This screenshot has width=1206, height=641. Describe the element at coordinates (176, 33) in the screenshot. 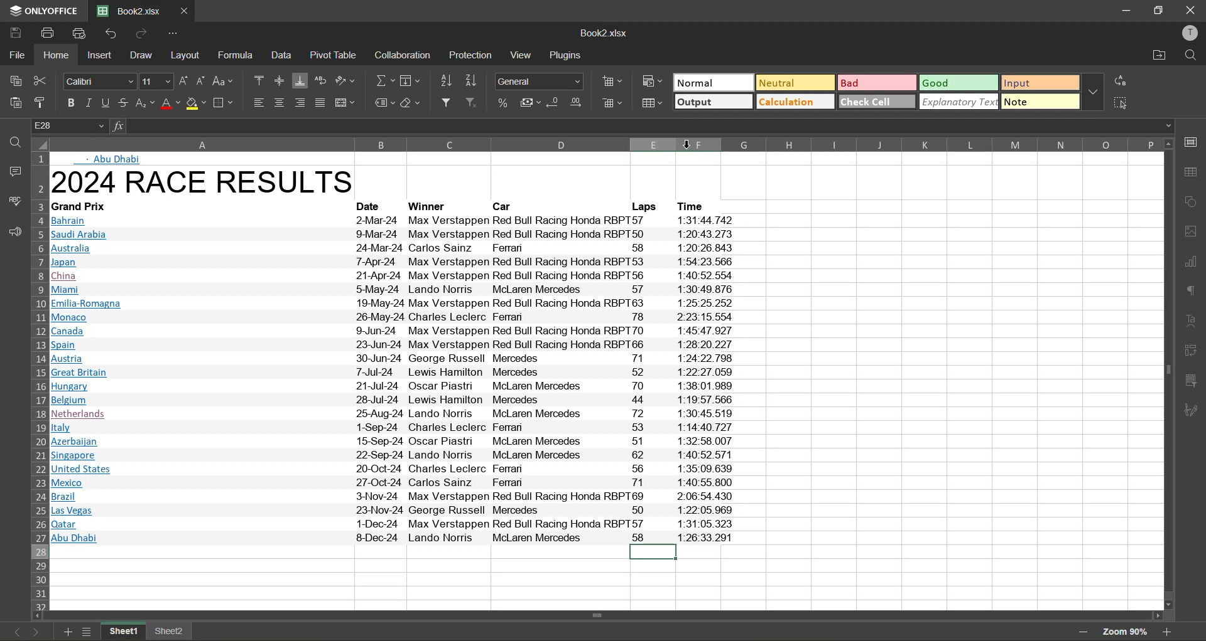

I see `customize quick access toolbar` at that location.